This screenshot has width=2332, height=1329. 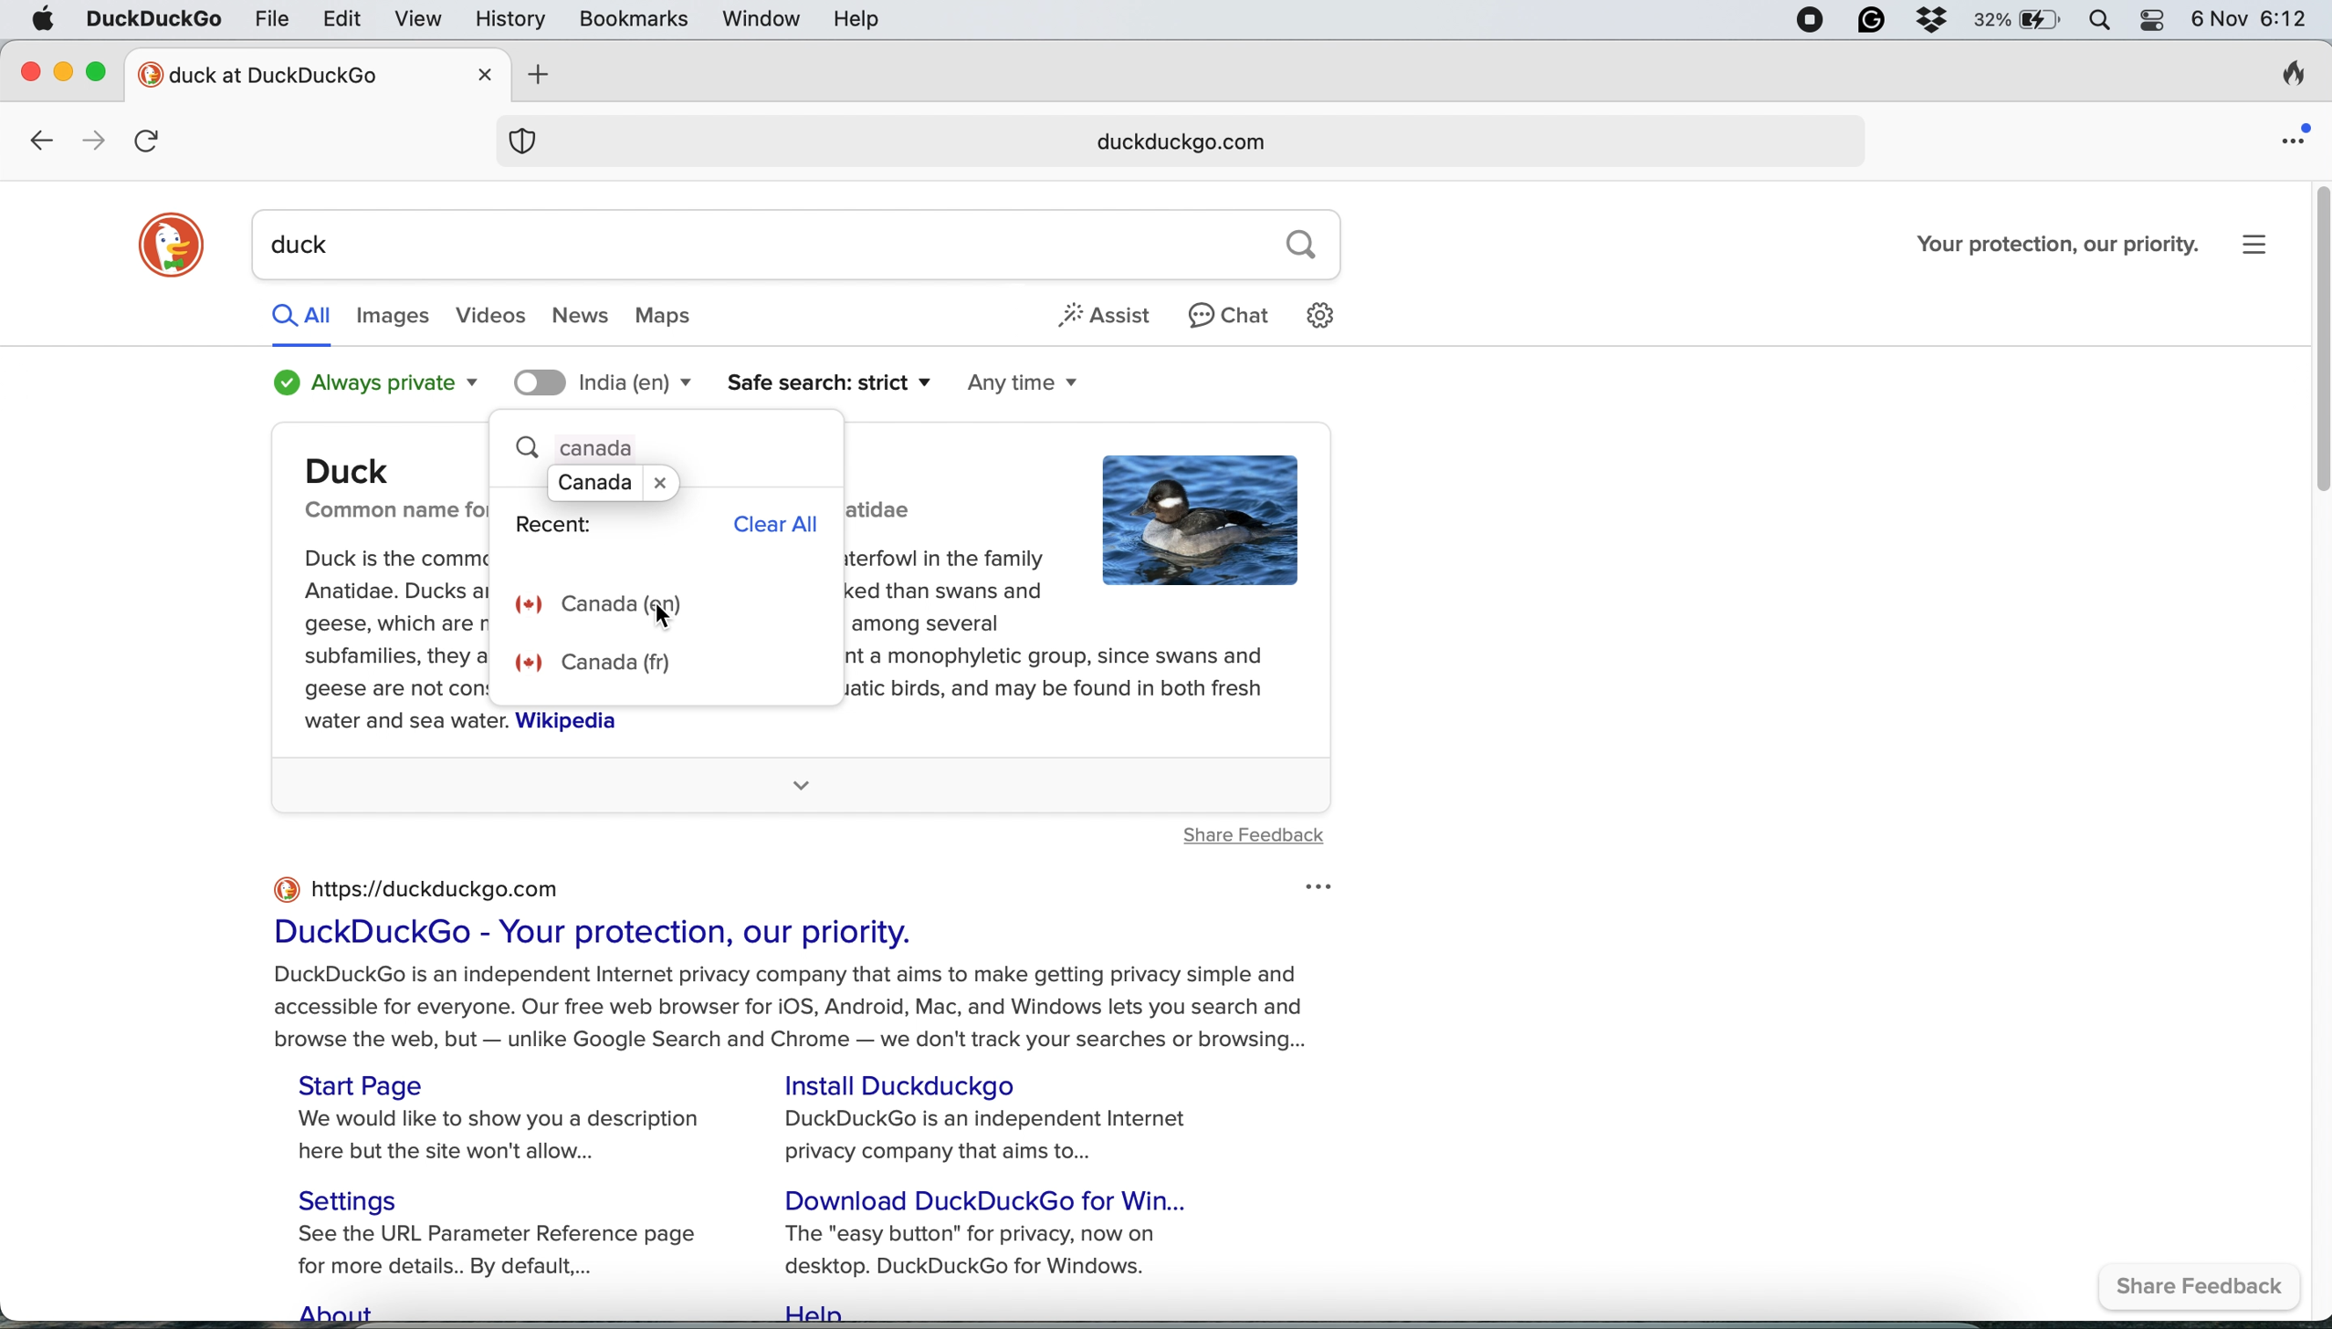 What do you see at coordinates (439, 888) in the screenshot?
I see `https://duckduckgo.com` at bounding box center [439, 888].